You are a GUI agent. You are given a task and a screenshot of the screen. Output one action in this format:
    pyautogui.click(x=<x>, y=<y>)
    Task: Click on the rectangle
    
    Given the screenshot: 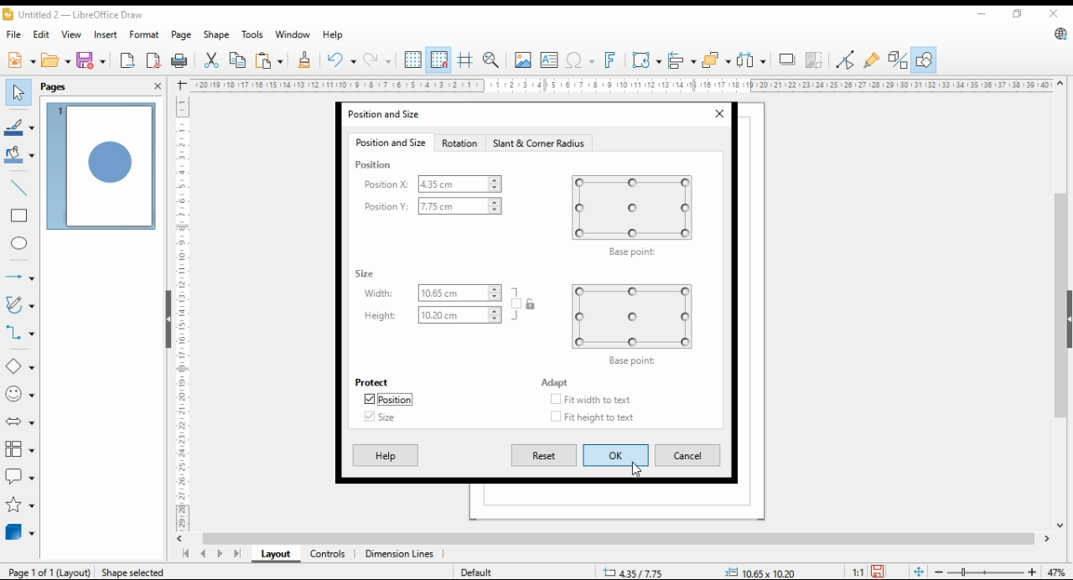 What is the action you would take?
    pyautogui.click(x=19, y=216)
    